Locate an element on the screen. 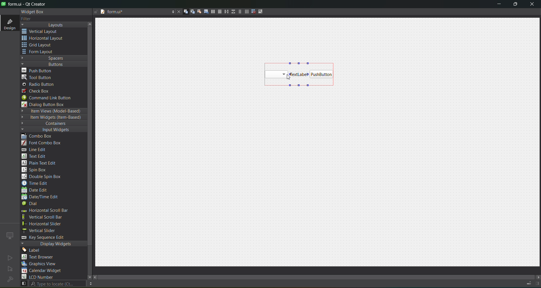  vertical is located at coordinates (44, 31).